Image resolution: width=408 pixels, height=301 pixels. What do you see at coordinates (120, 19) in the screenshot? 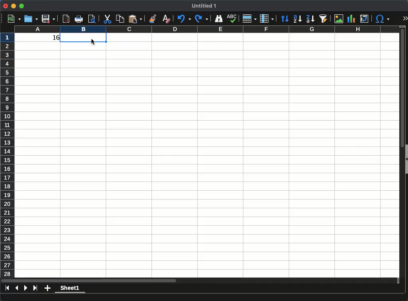
I see `copy` at bounding box center [120, 19].